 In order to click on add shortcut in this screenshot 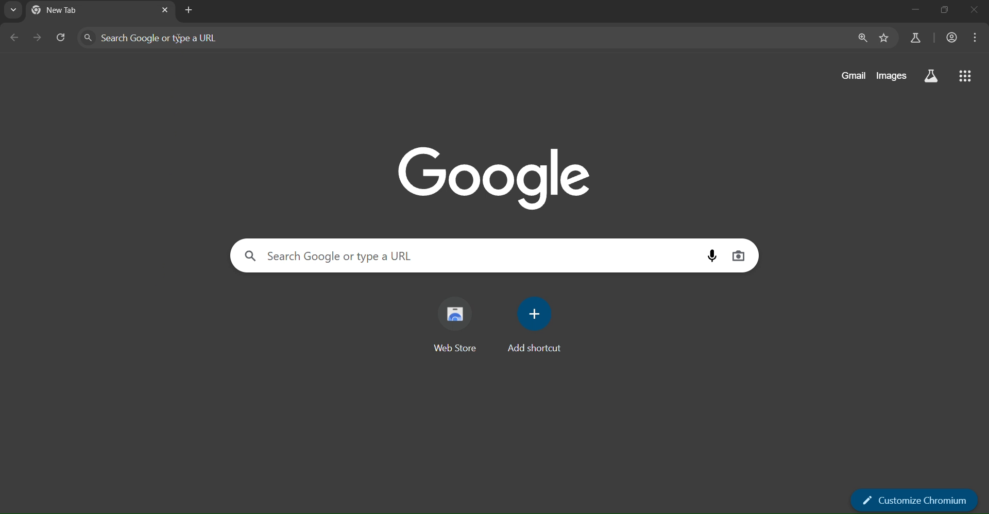, I will do `click(537, 329)`.